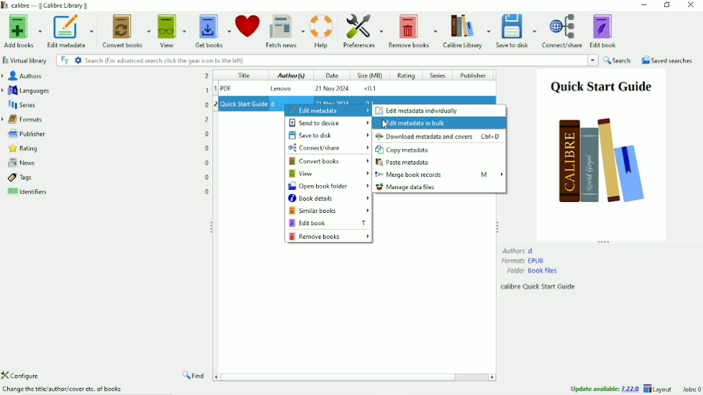  Describe the element at coordinates (417, 124) in the screenshot. I see `Edit metadata in bulk` at that location.